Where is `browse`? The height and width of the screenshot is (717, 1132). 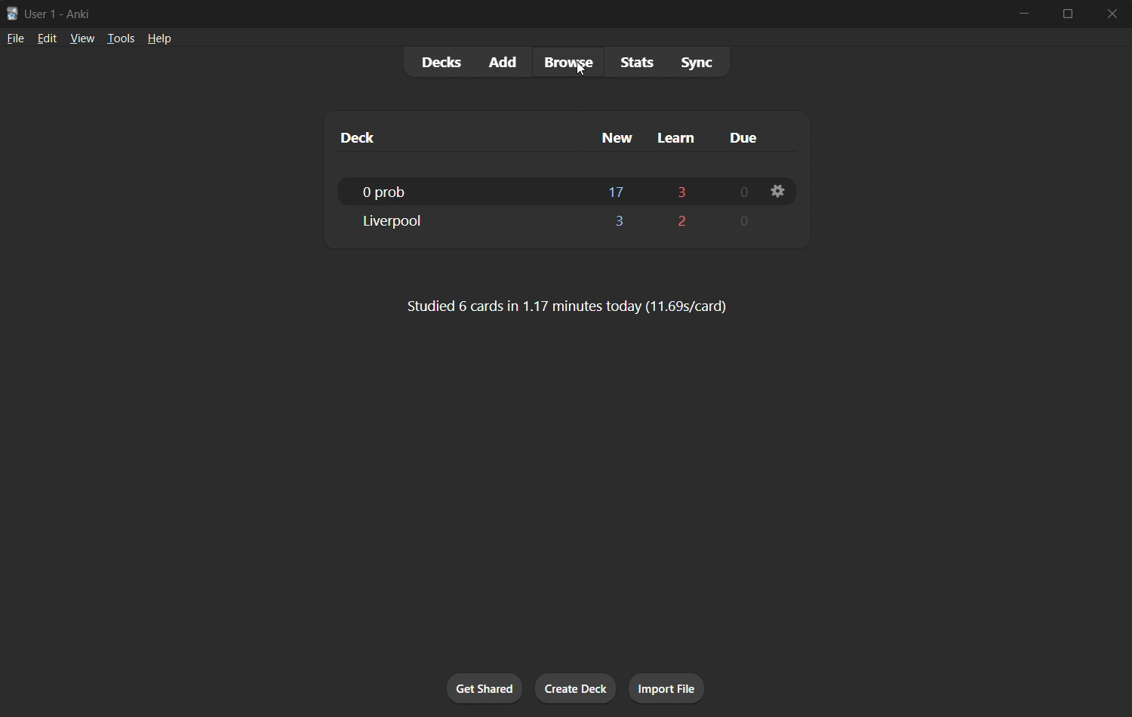
browse is located at coordinates (571, 61).